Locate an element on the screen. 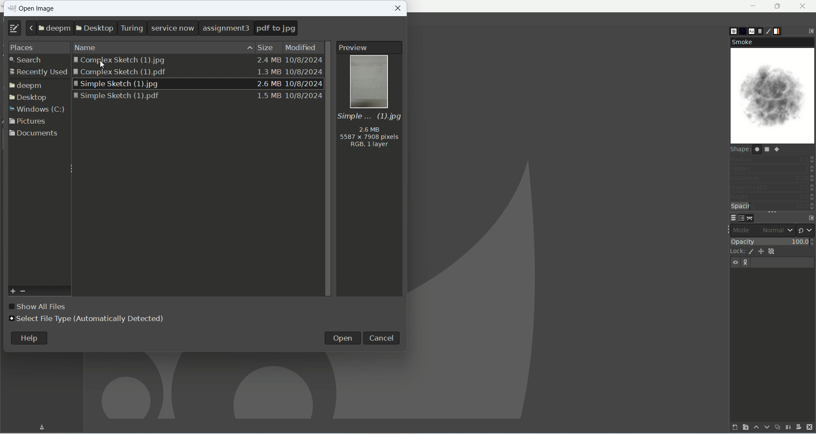 The height and width of the screenshot is (434, 816). brushes is located at coordinates (731, 31).